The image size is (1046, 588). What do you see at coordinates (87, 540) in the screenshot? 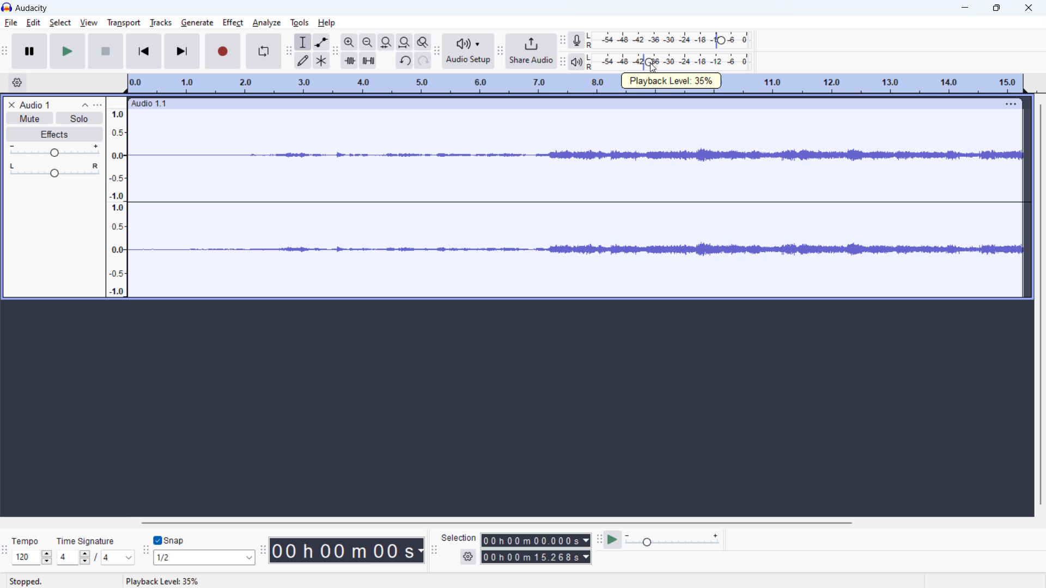
I see `Time Signature` at bounding box center [87, 540].